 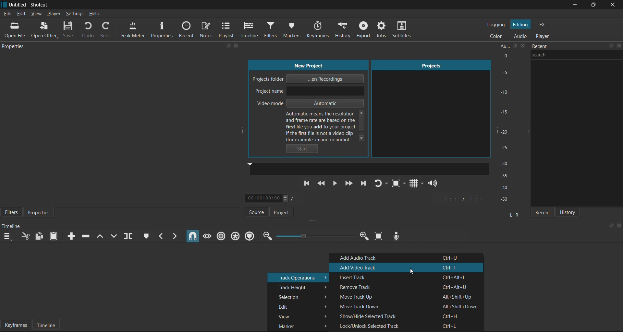 I want to click on timeline, so click(x=12, y=226).